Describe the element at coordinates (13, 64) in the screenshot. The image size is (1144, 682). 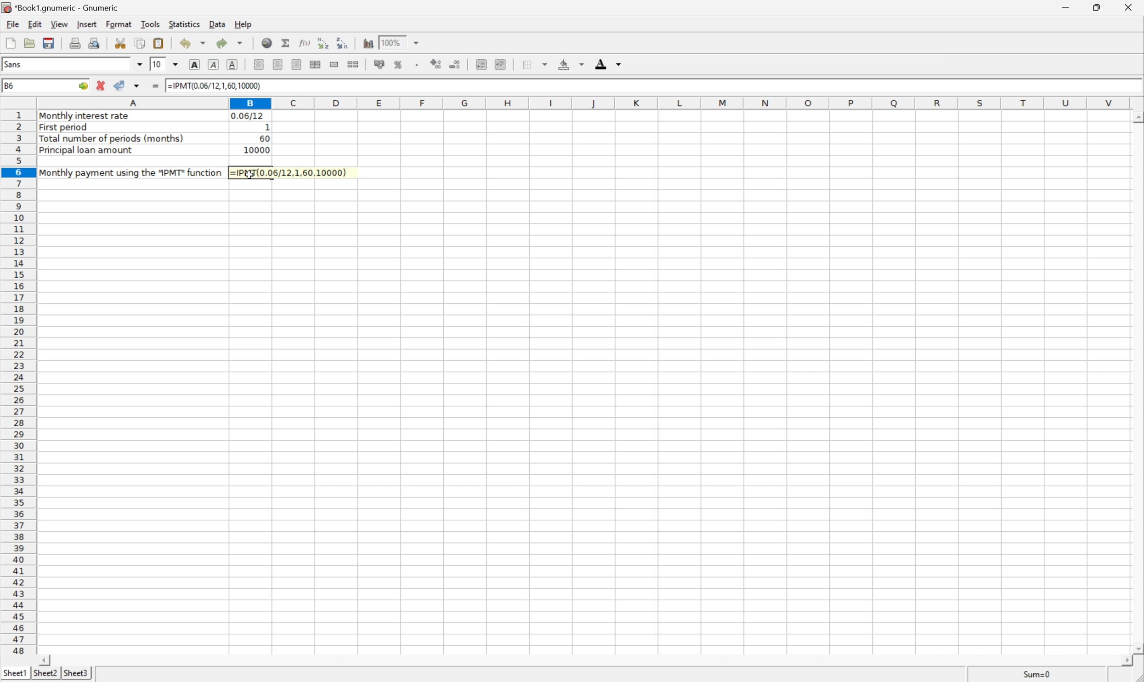
I see `Sans` at that location.